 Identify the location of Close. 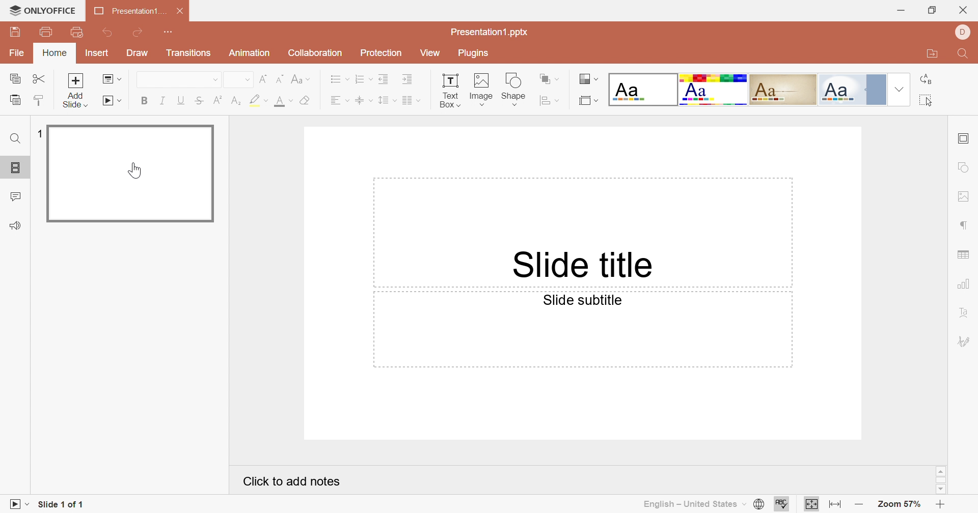
(963, 10).